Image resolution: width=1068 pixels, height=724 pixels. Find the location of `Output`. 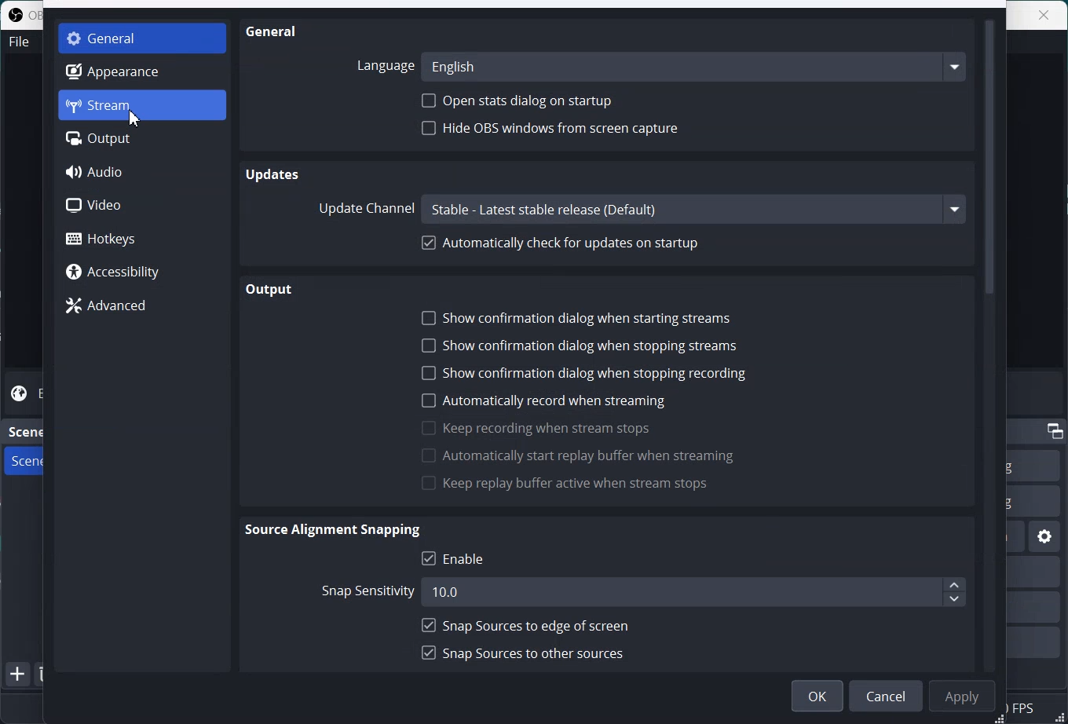

Output is located at coordinates (142, 139).